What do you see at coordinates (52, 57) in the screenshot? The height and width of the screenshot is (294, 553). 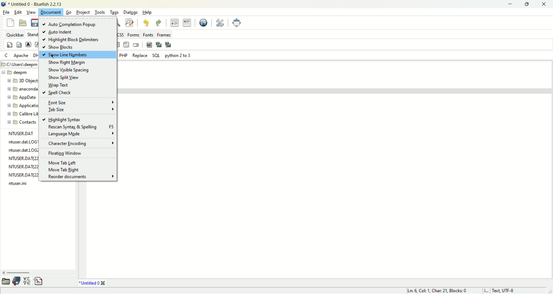 I see `cursor ` at bounding box center [52, 57].